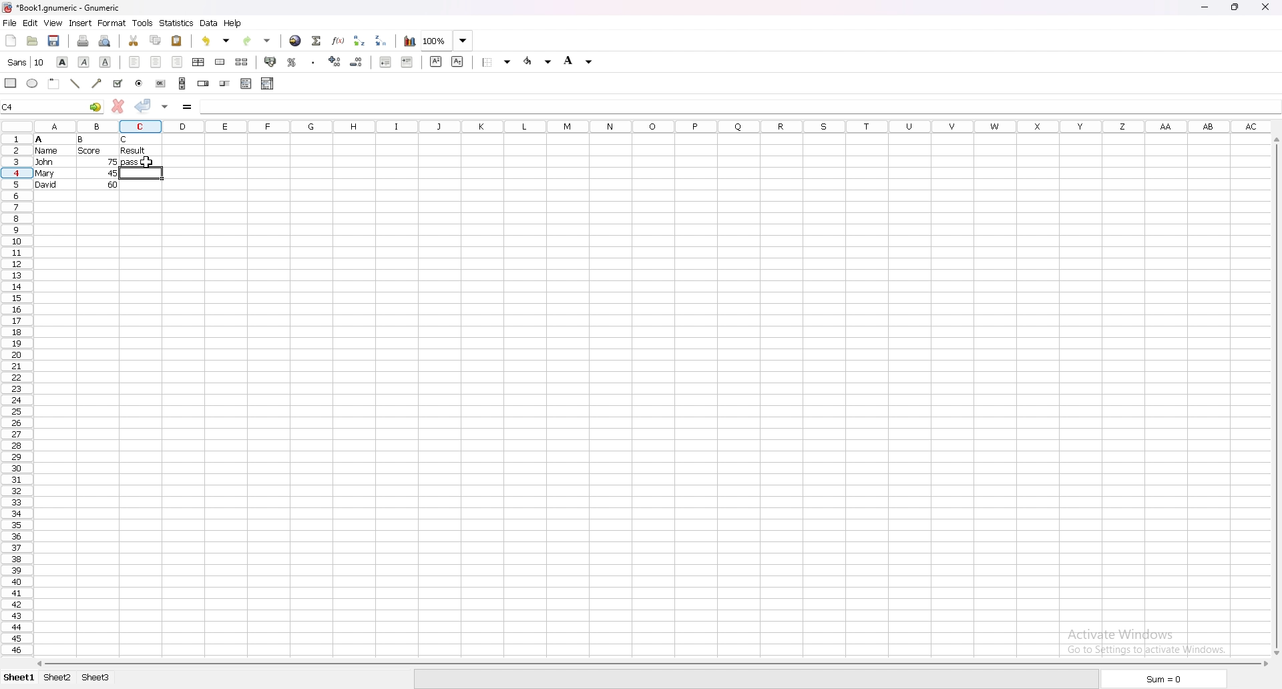  What do you see at coordinates (436, 61) in the screenshot?
I see `superscript` at bounding box center [436, 61].